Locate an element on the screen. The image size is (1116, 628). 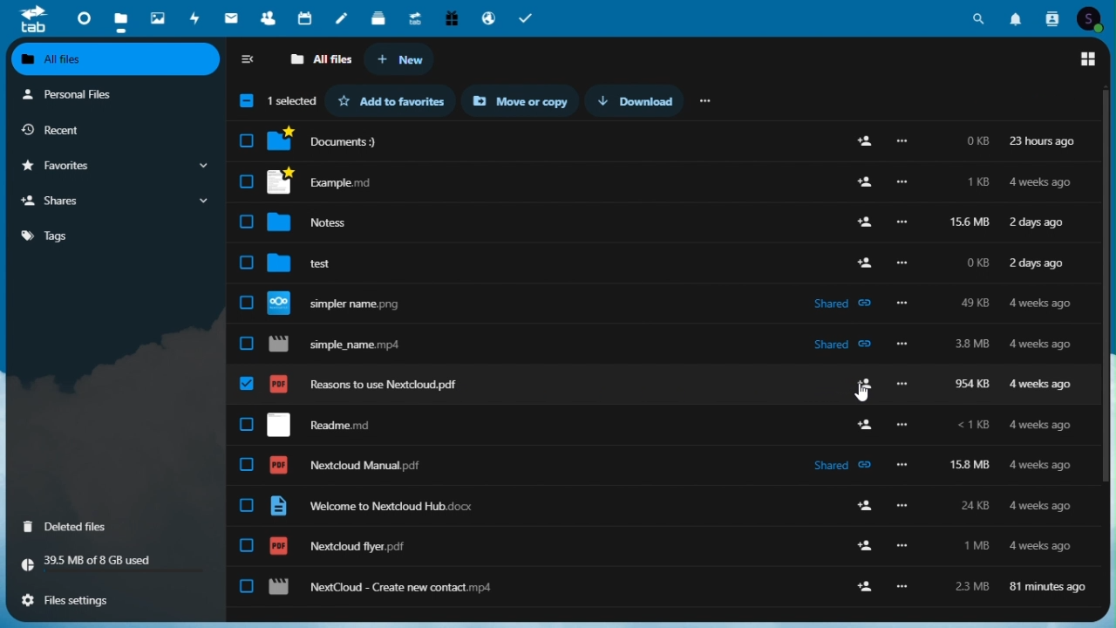
welcome to nextcloud hub.docx is located at coordinates (371, 507).